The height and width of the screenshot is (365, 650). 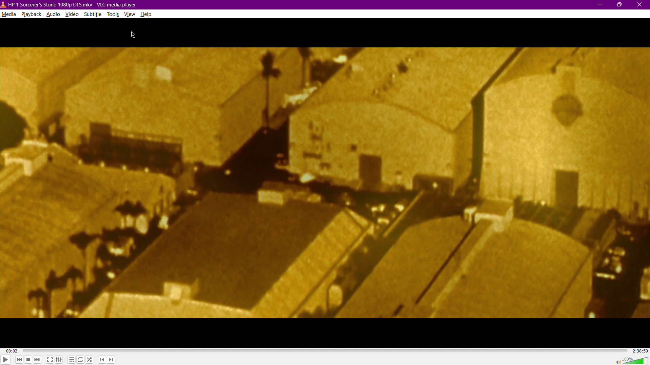 What do you see at coordinates (325, 183) in the screenshot?
I see `Video Display` at bounding box center [325, 183].